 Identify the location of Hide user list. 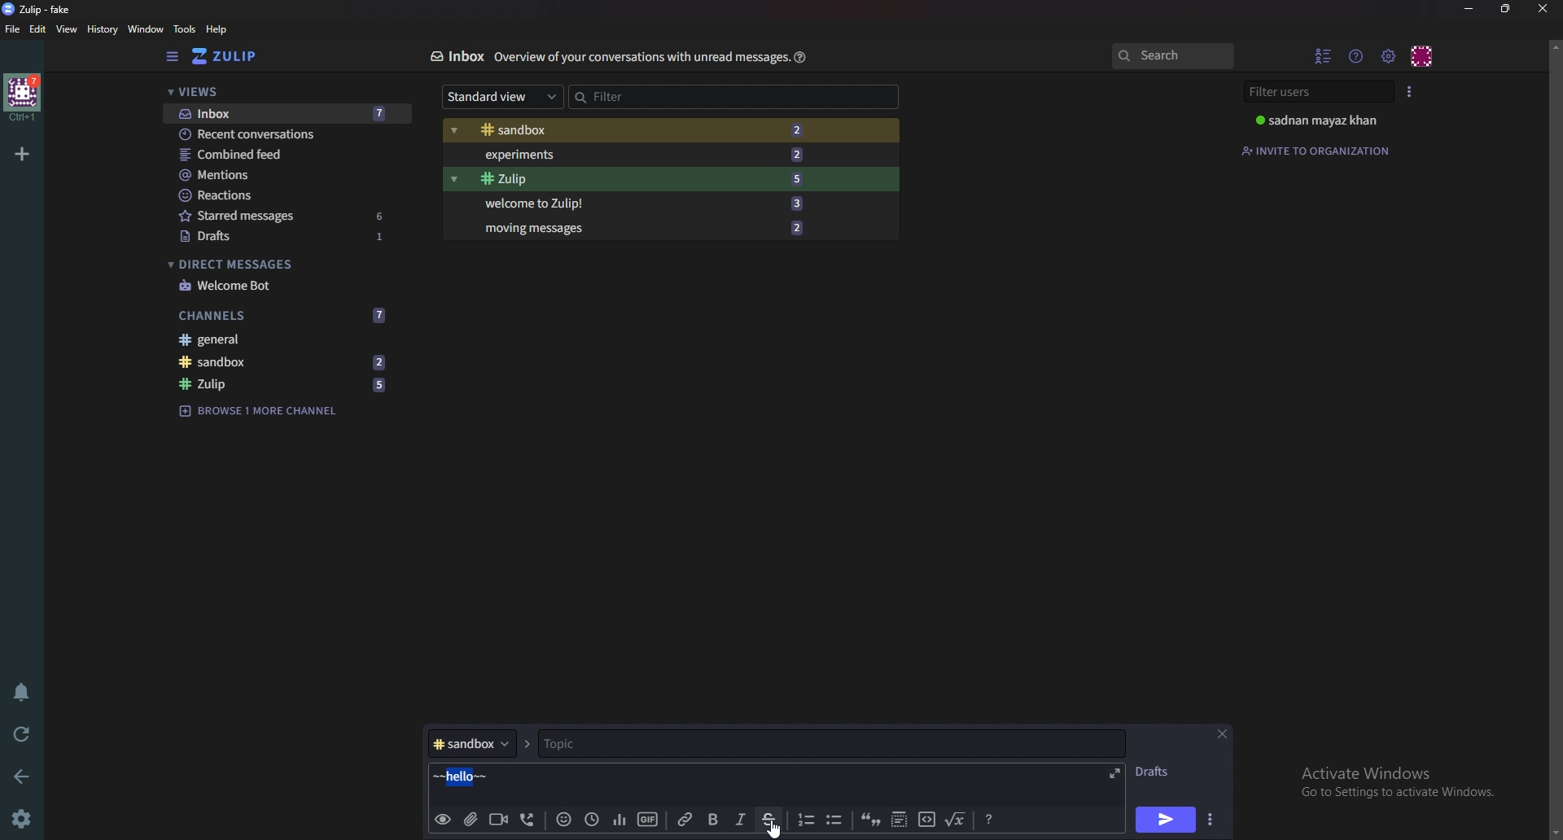
(1324, 55).